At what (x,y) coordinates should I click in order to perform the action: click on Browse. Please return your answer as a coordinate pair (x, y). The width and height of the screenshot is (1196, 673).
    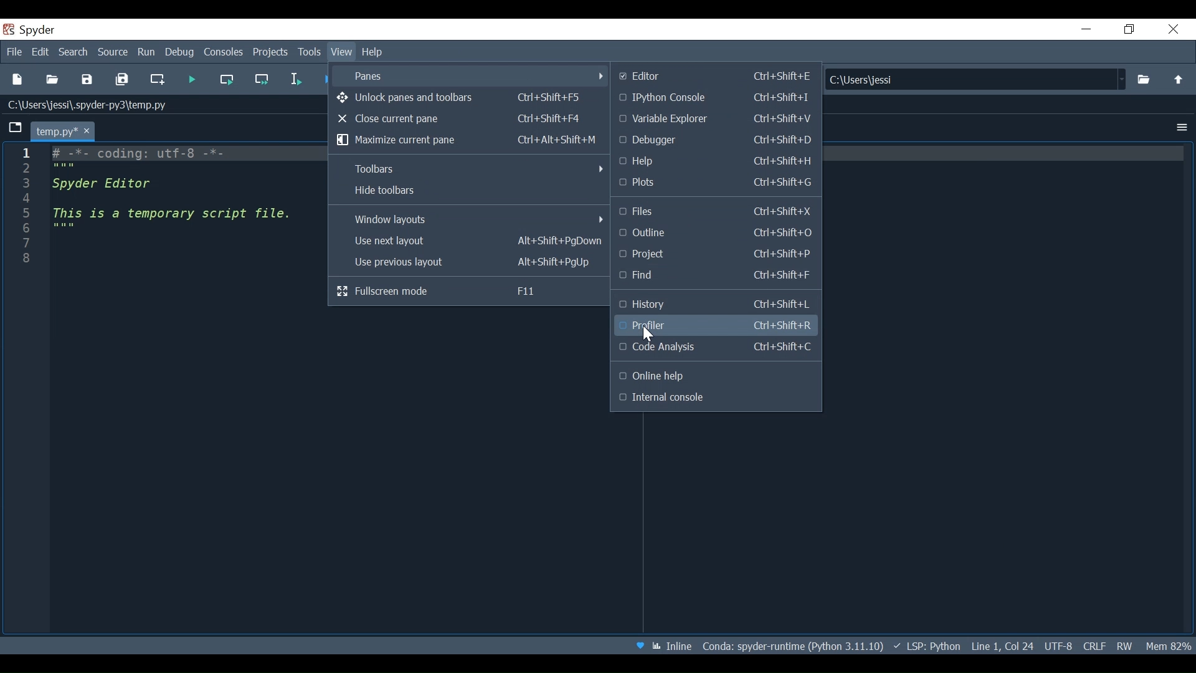
    Looking at the image, I should click on (1144, 79).